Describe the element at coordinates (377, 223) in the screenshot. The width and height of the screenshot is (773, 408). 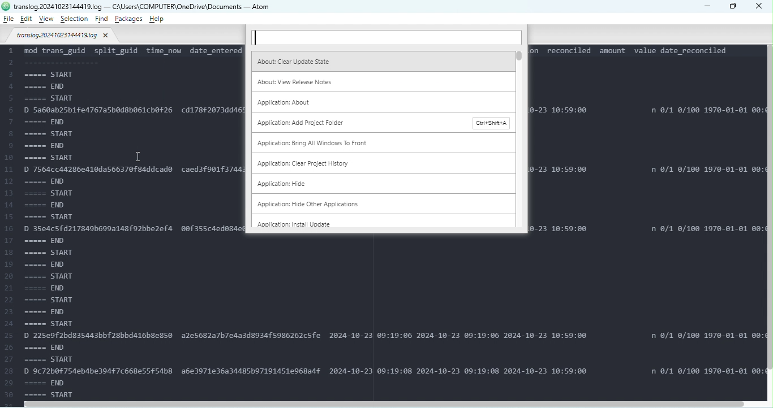
I see `Application: Install update` at that location.